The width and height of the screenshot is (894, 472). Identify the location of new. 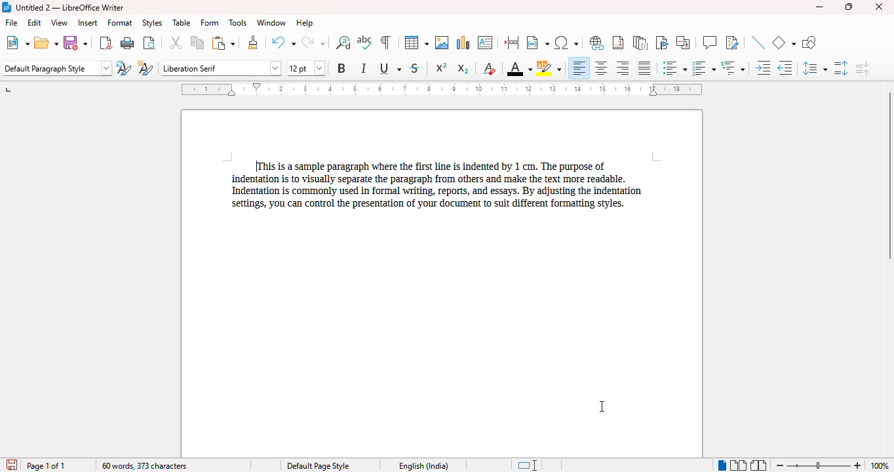
(17, 42).